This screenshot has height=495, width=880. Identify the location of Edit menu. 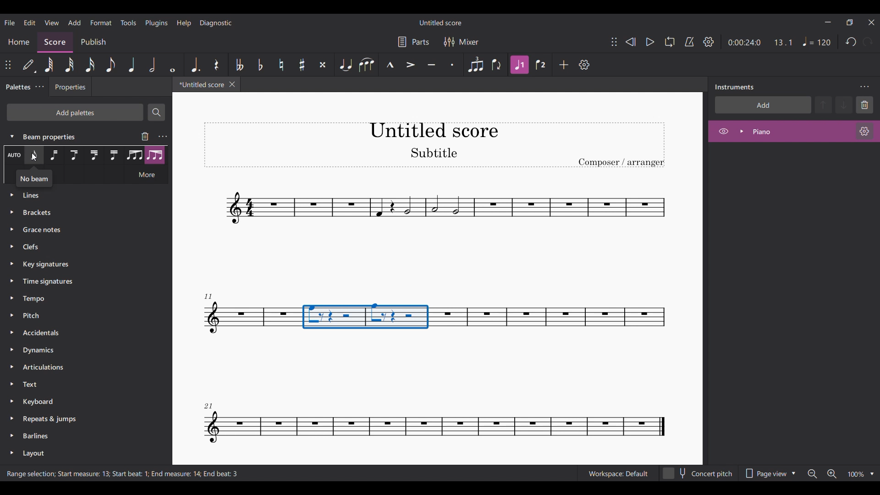
(30, 22).